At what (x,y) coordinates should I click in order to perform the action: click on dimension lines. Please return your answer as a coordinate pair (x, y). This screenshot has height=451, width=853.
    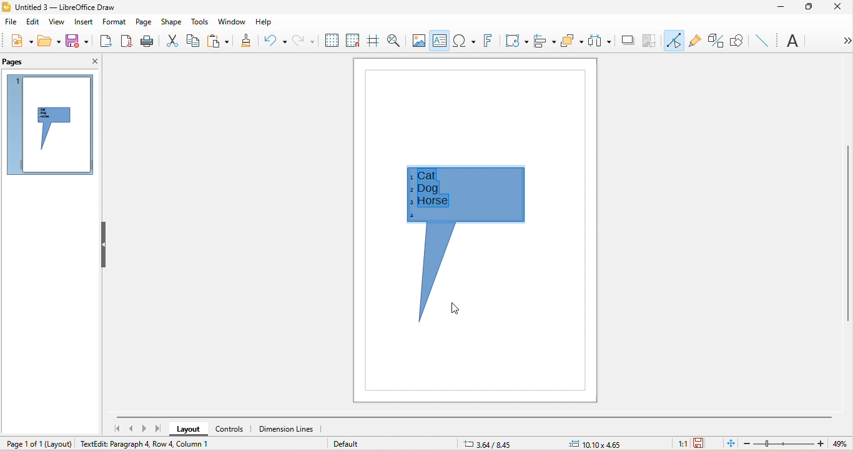
    Looking at the image, I should click on (291, 431).